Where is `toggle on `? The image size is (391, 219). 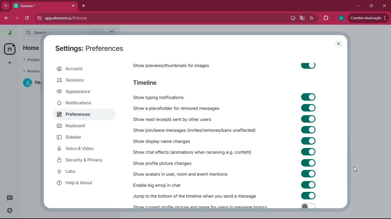 toggle on  is located at coordinates (309, 152).